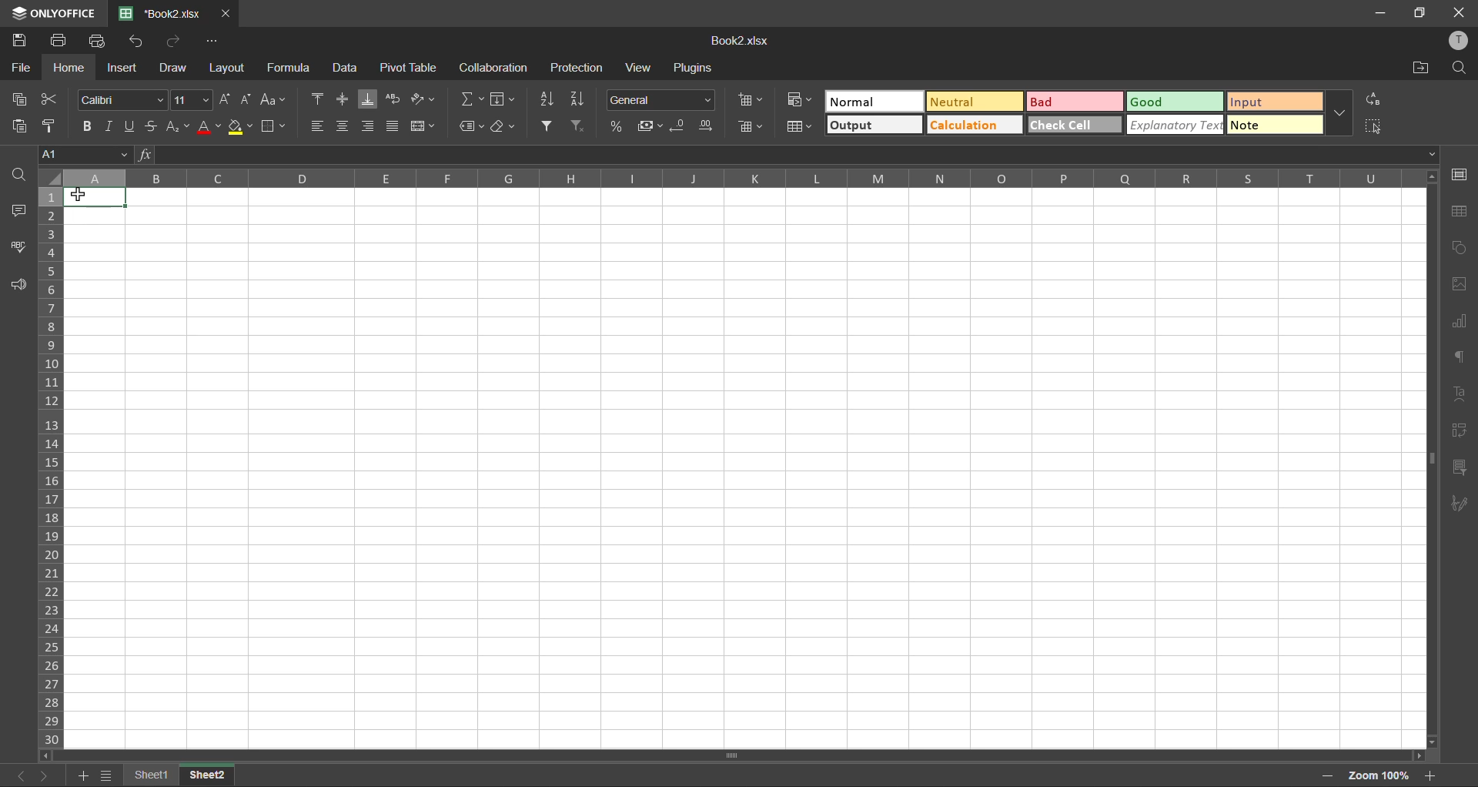 This screenshot has width=1478, height=787. Describe the element at coordinates (1276, 124) in the screenshot. I see `note` at that location.